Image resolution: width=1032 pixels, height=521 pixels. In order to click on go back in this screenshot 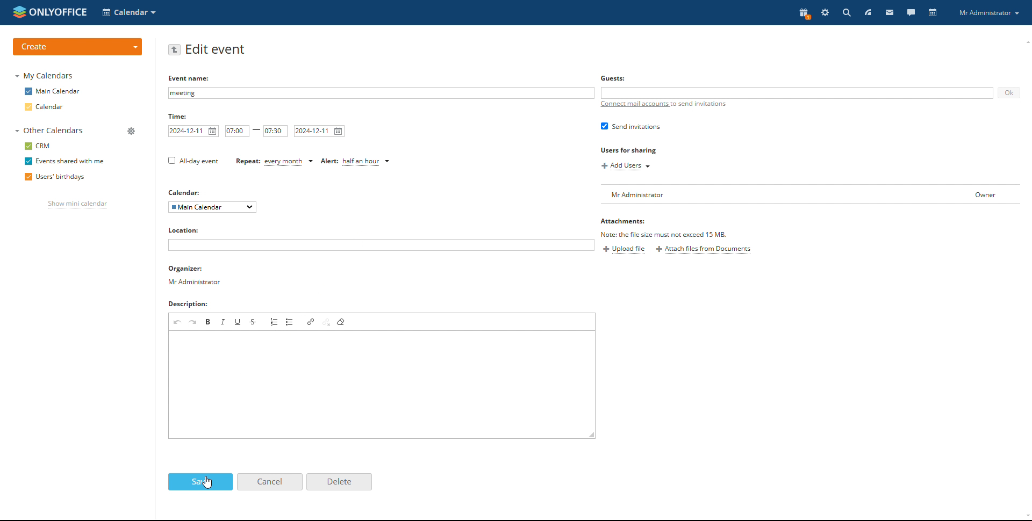, I will do `click(175, 50)`.